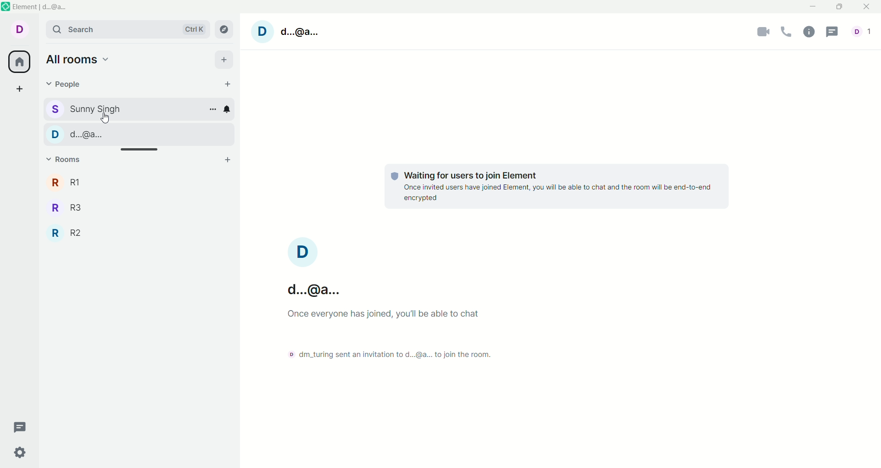 This screenshot has height=468, width=881. What do you see at coordinates (65, 87) in the screenshot?
I see `people` at bounding box center [65, 87].